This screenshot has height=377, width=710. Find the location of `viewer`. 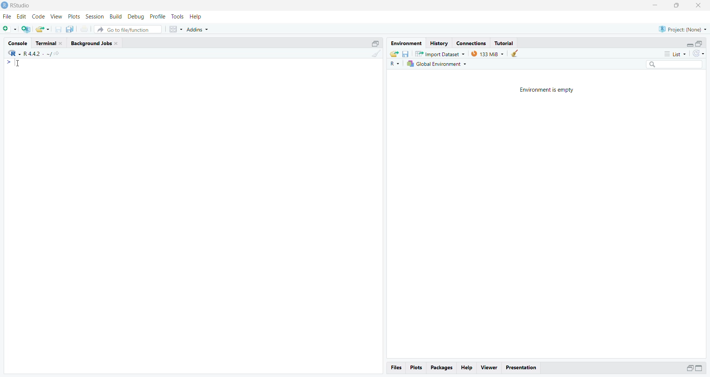

viewer is located at coordinates (490, 367).